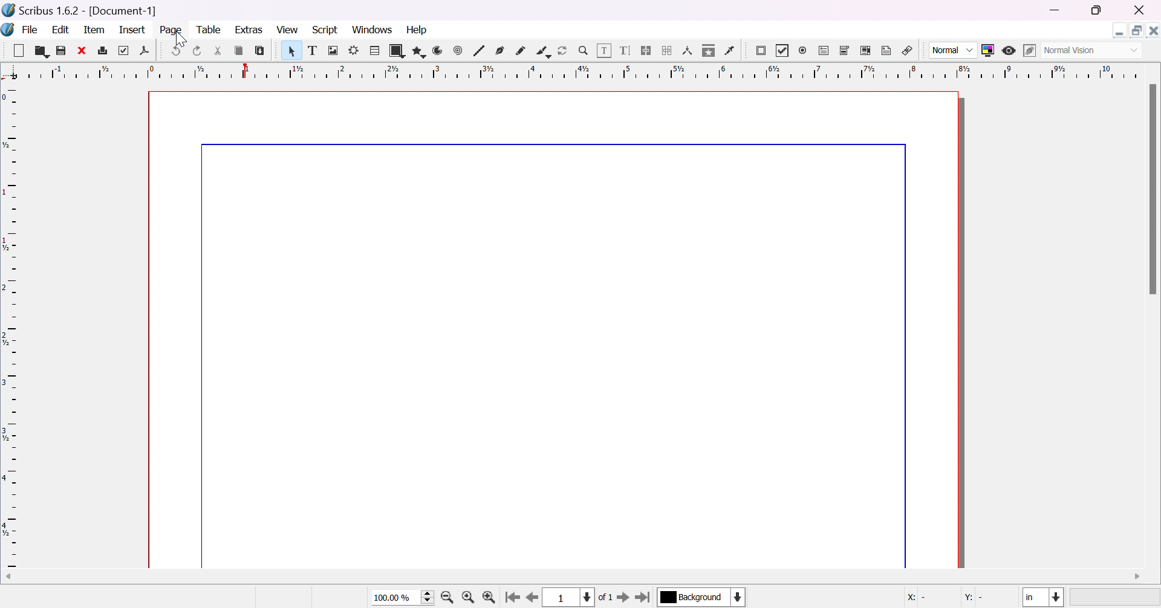 The image size is (1161, 608). What do you see at coordinates (738, 597) in the screenshot?
I see `select current layer` at bounding box center [738, 597].